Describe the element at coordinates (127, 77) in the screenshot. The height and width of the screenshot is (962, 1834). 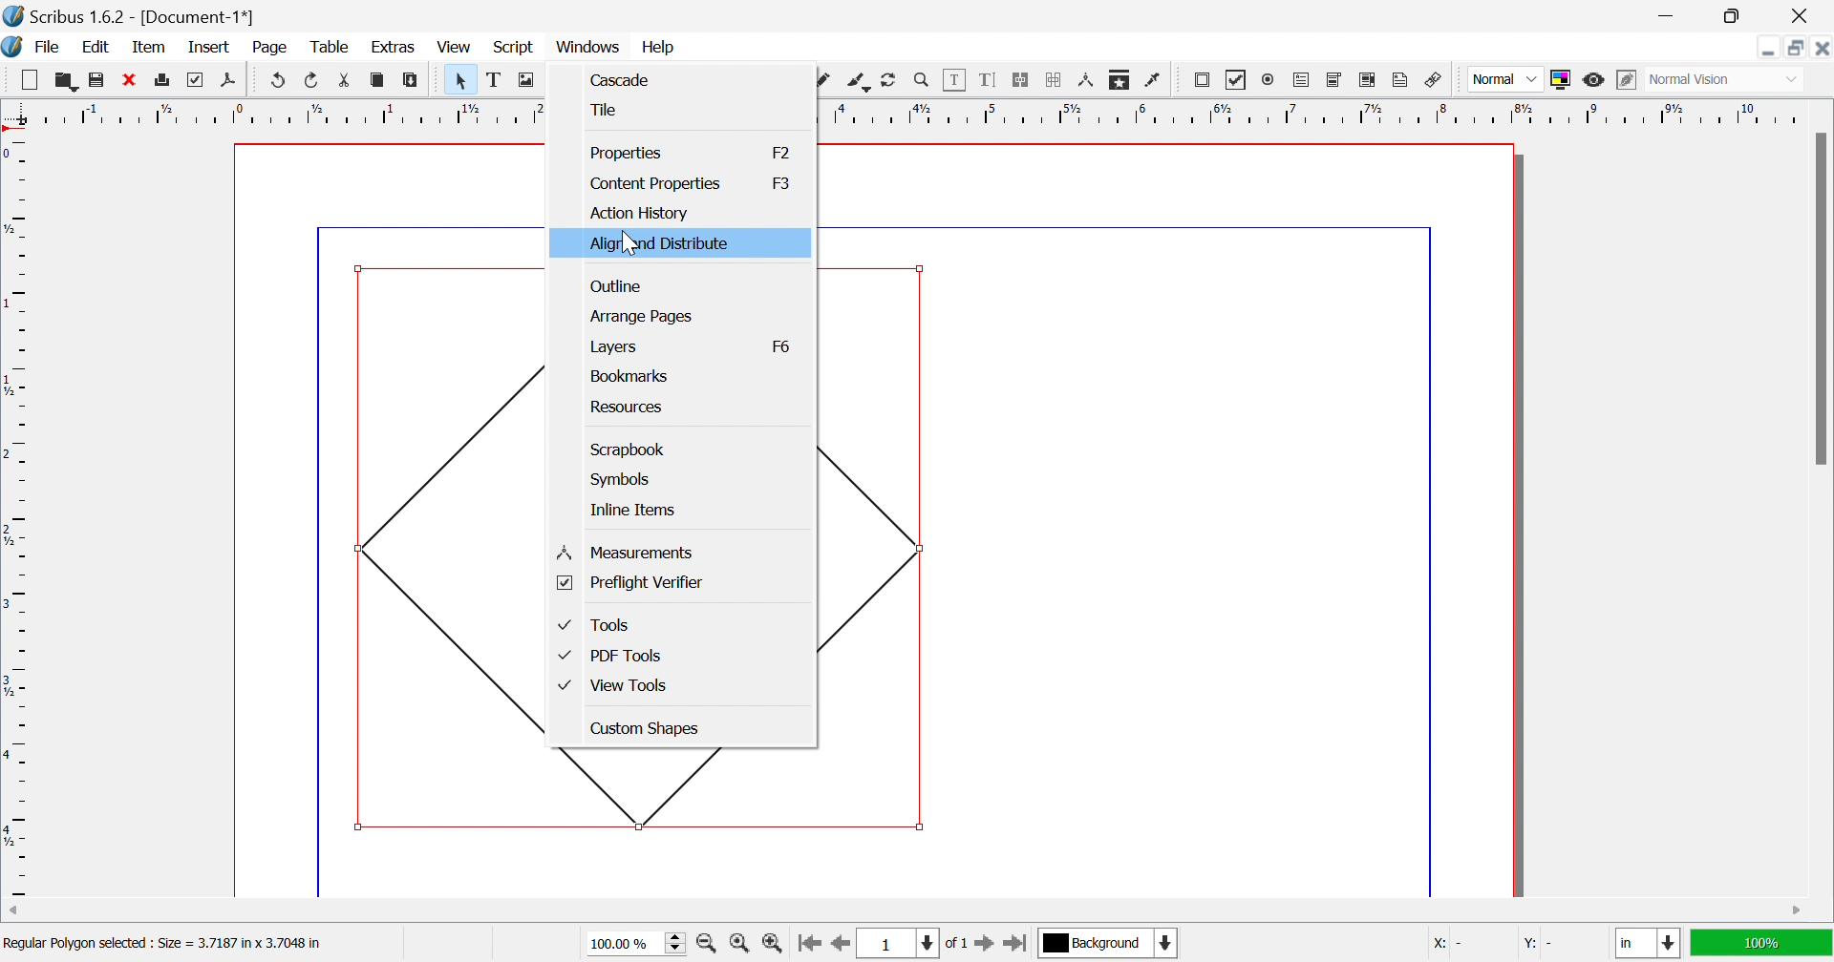
I see `Close` at that location.